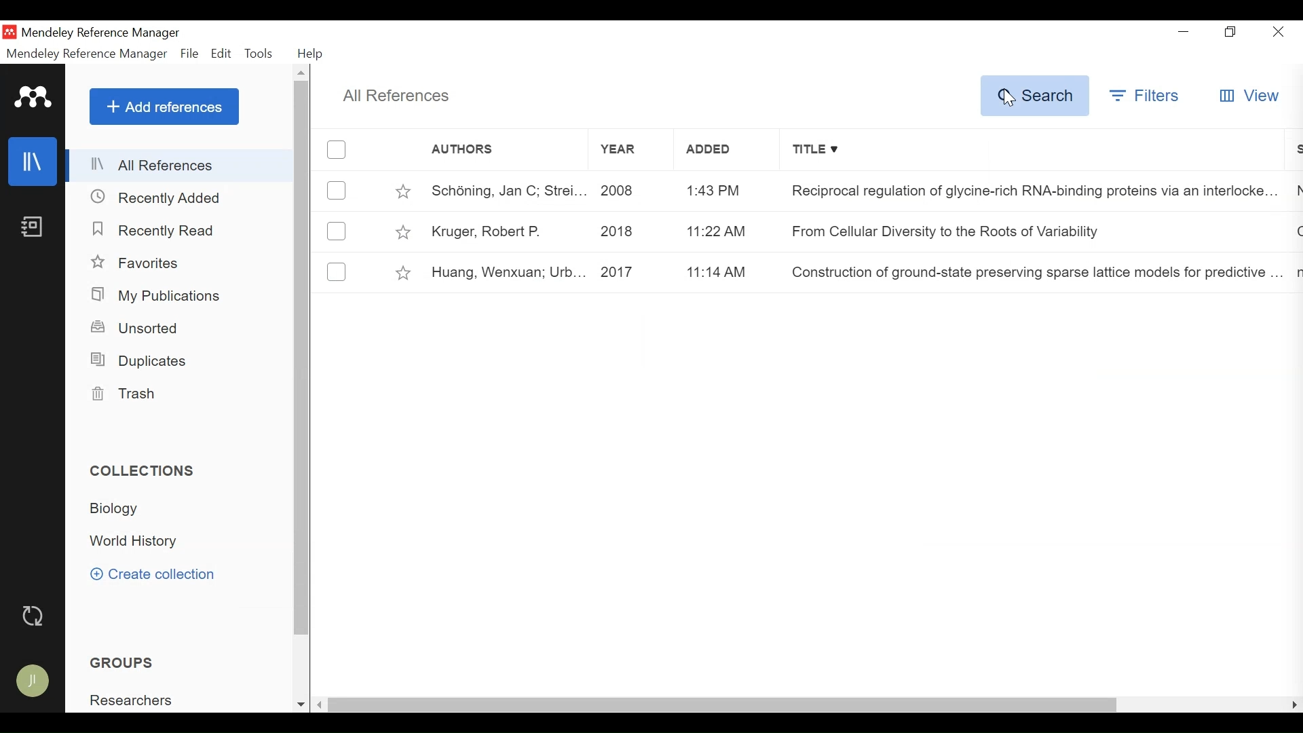  What do you see at coordinates (10, 32) in the screenshot?
I see `Mendeley Desktop Icon` at bounding box center [10, 32].